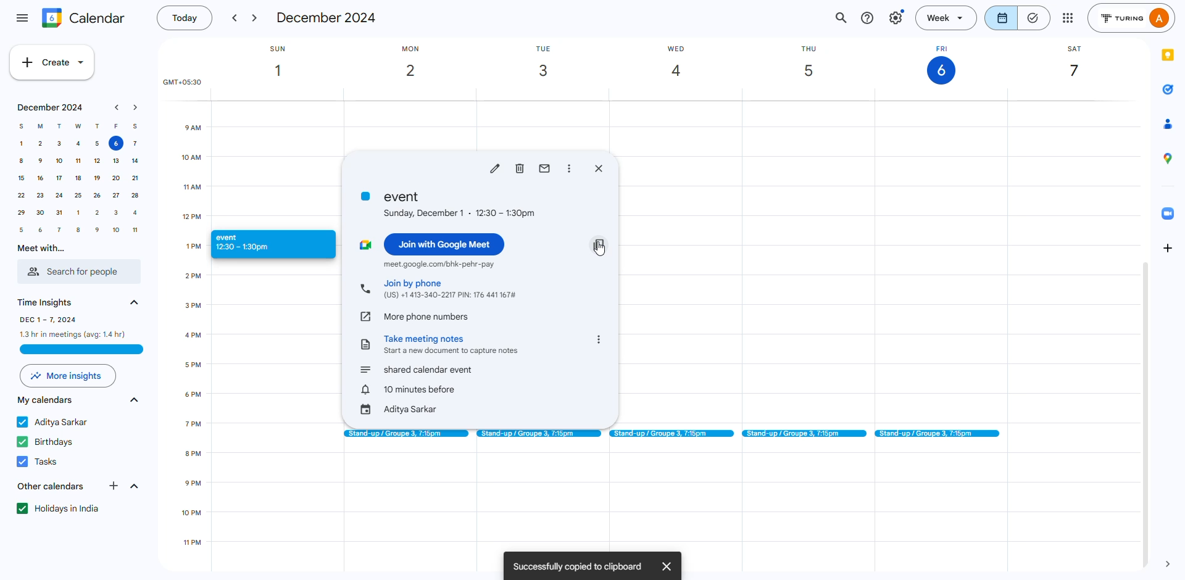 The height and width of the screenshot is (580, 1185). What do you see at coordinates (49, 486) in the screenshot?
I see `other` at bounding box center [49, 486].